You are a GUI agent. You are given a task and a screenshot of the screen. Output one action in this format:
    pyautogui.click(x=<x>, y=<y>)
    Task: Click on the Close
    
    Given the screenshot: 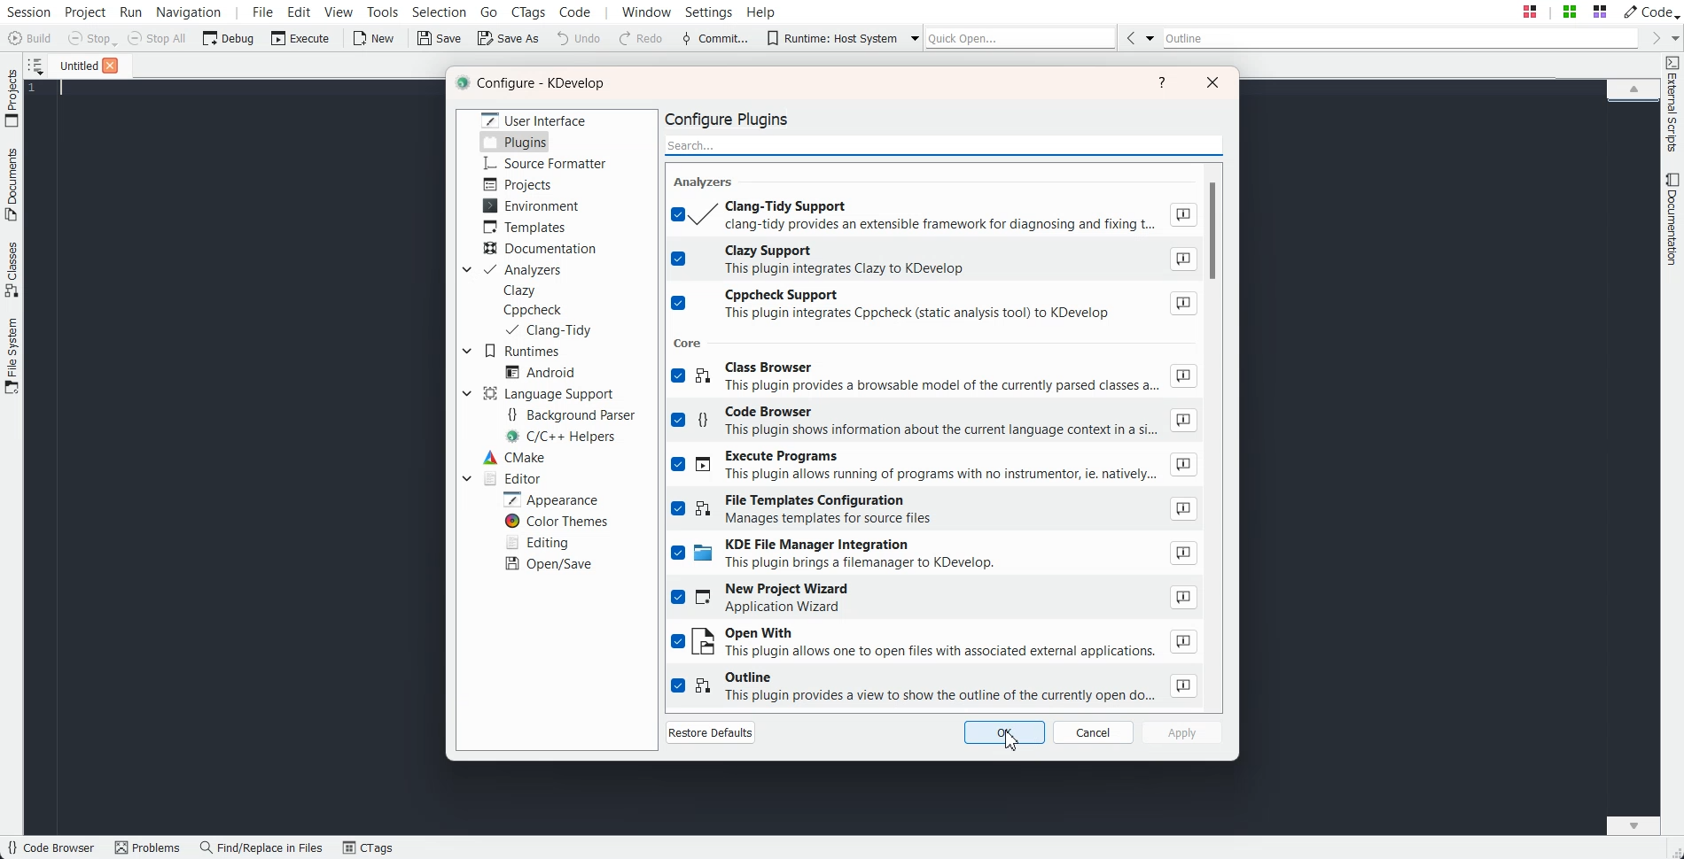 What is the action you would take?
    pyautogui.click(x=1212, y=81)
    